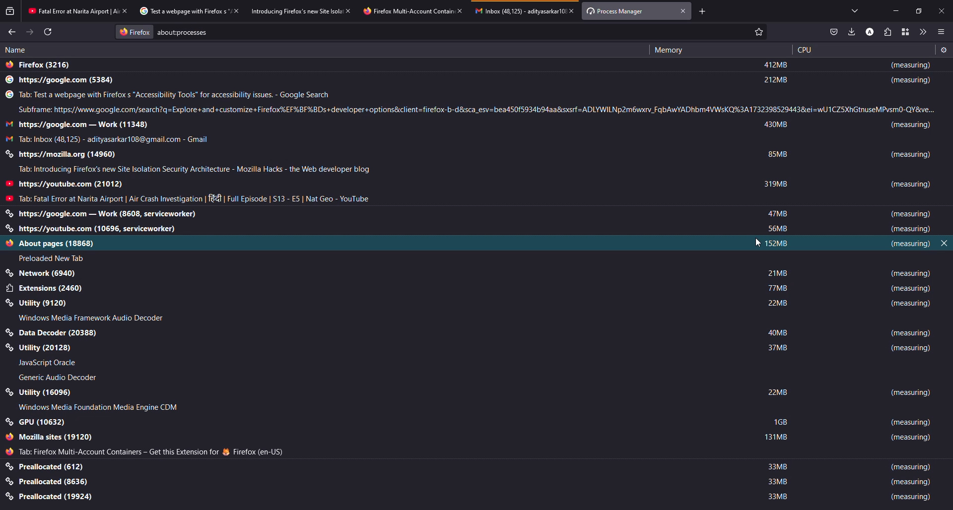  What do you see at coordinates (42, 64) in the screenshot?
I see `firefox (3216)` at bounding box center [42, 64].